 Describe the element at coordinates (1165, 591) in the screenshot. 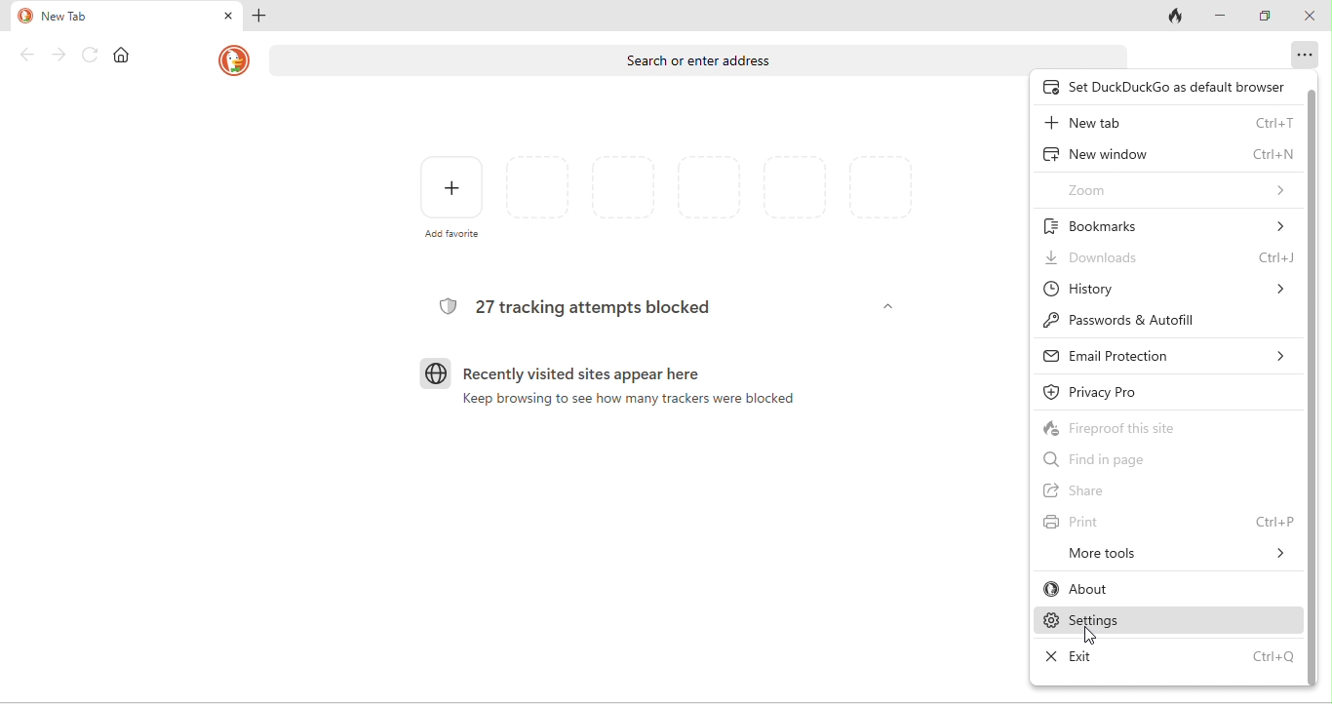

I see `about` at that location.